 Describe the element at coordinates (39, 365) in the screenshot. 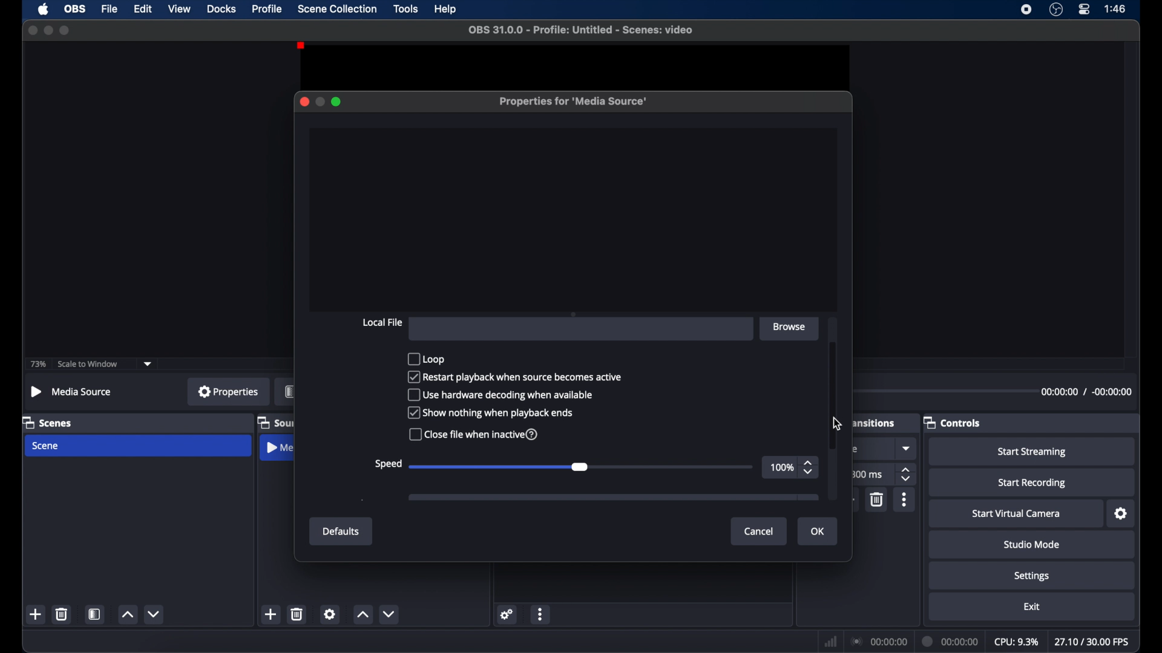

I see `73%` at that location.